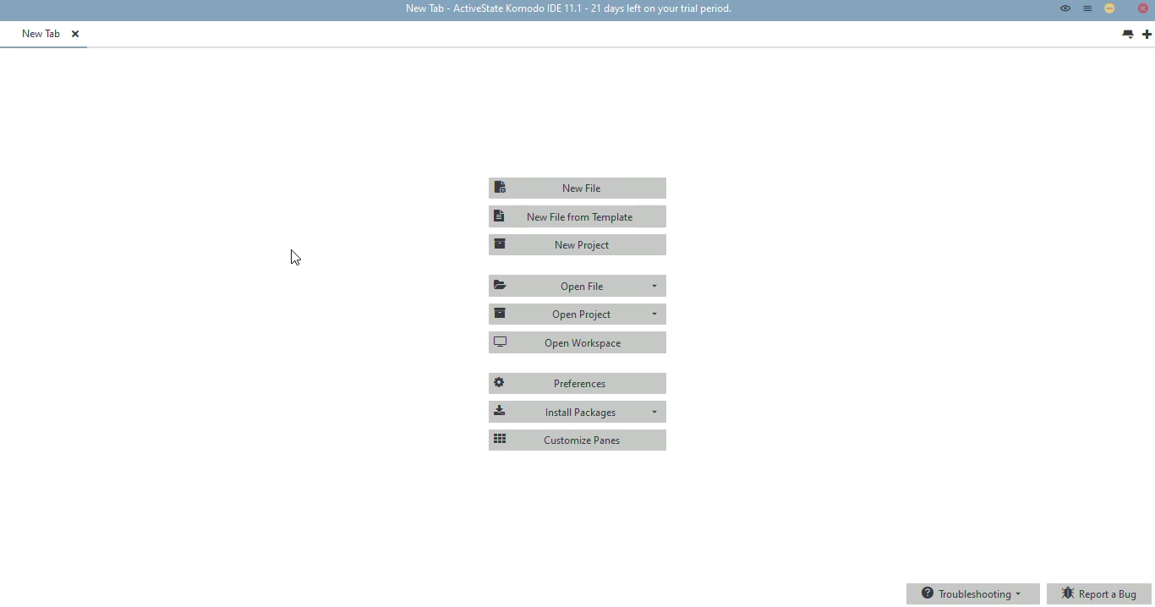  What do you see at coordinates (577, 284) in the screenshot?
I see `open file` at bounding box center [577, 284].